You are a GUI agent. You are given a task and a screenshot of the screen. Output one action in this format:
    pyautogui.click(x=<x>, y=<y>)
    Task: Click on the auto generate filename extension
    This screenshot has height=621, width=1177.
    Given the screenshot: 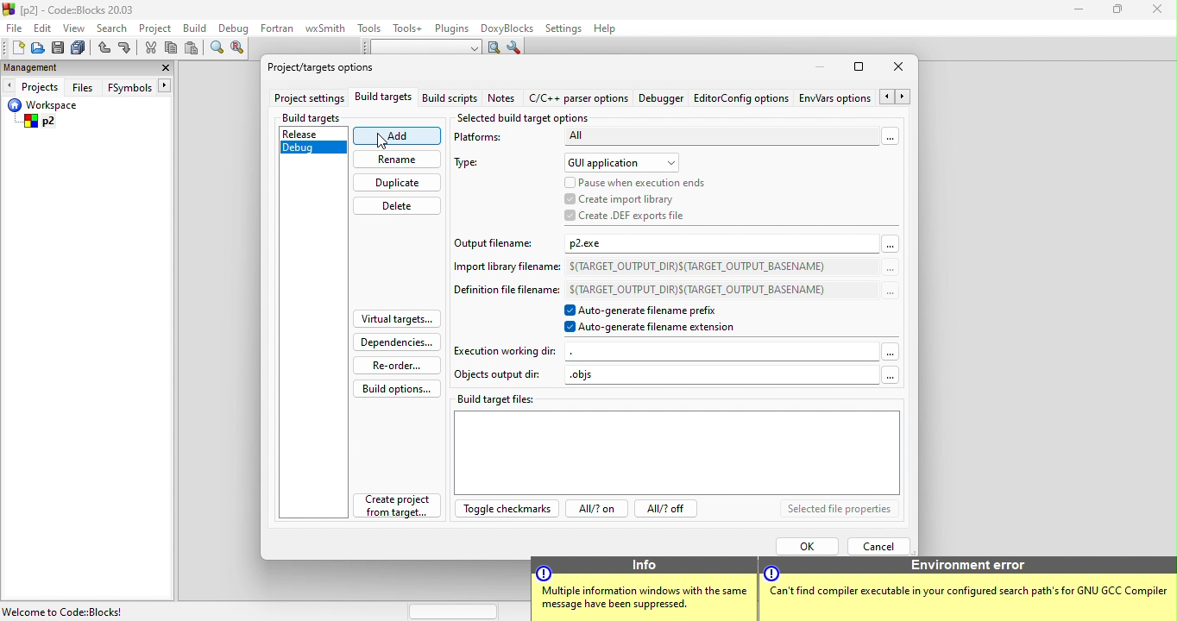 What is the action you would take?
    pyautogui.click(x=652, y=329)
    